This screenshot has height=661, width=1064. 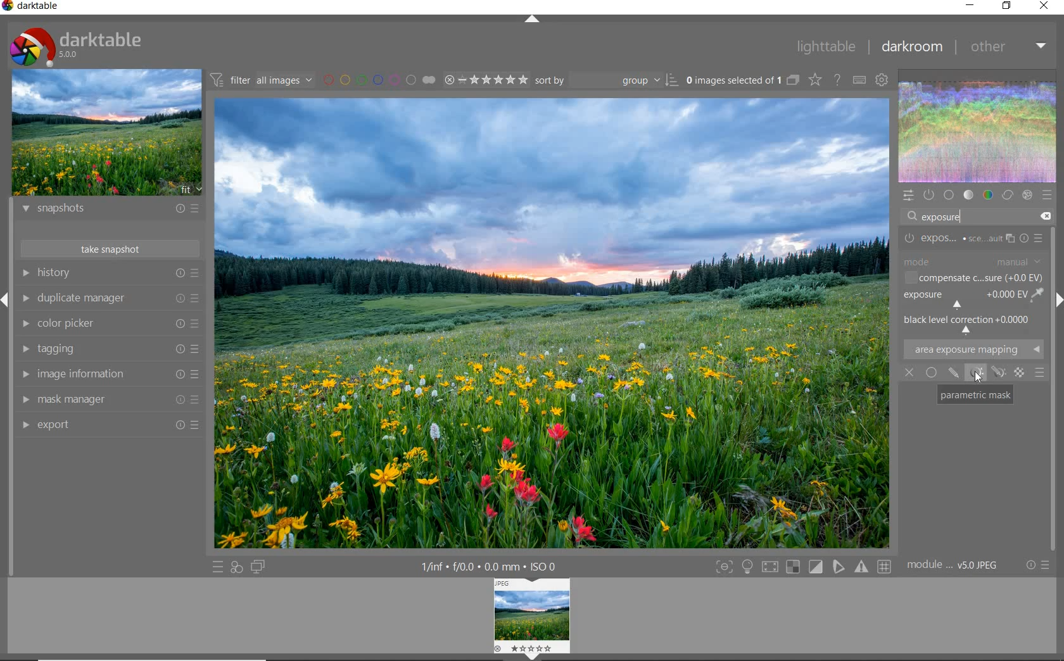 I want to click on BLENDING OPTIONS, so click(x=1040, y=374).